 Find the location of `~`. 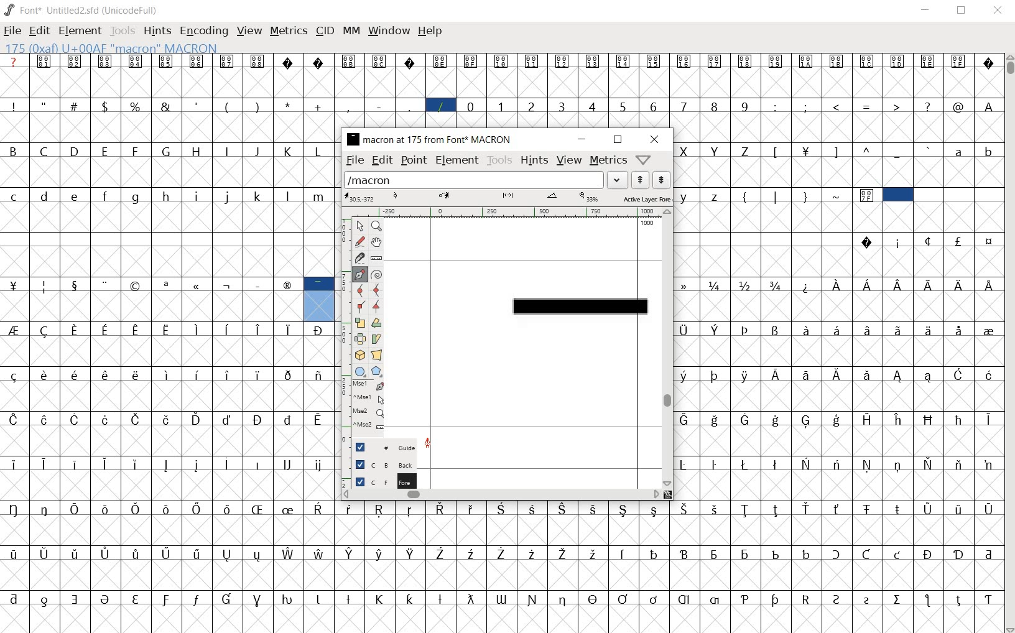

~ is located at coordinates (838, 194).